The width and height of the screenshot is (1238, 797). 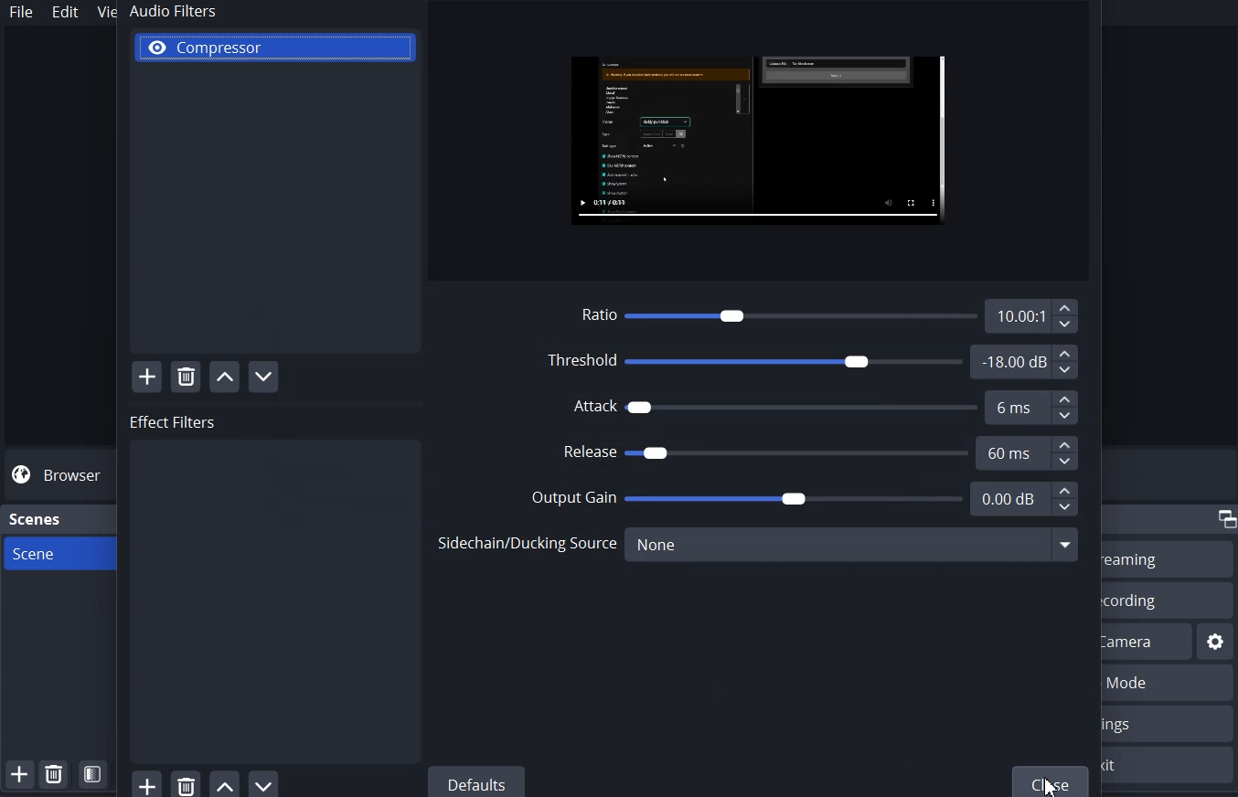 What do you see at coordinates (1169, 765) in the screenshot?
I see `Exit` at bounding box center [1169, 765].